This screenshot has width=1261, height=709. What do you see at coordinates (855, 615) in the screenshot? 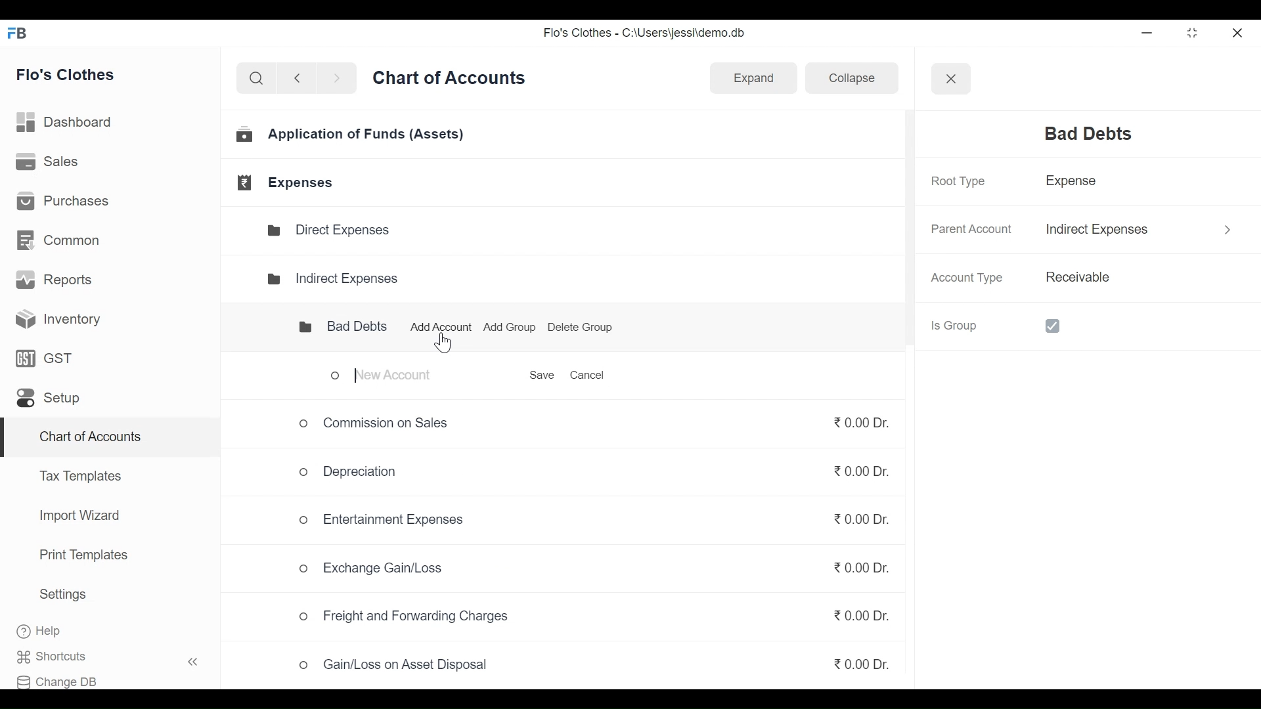
I see `₹0.00 Dr.` at bounding box center [855, 615].